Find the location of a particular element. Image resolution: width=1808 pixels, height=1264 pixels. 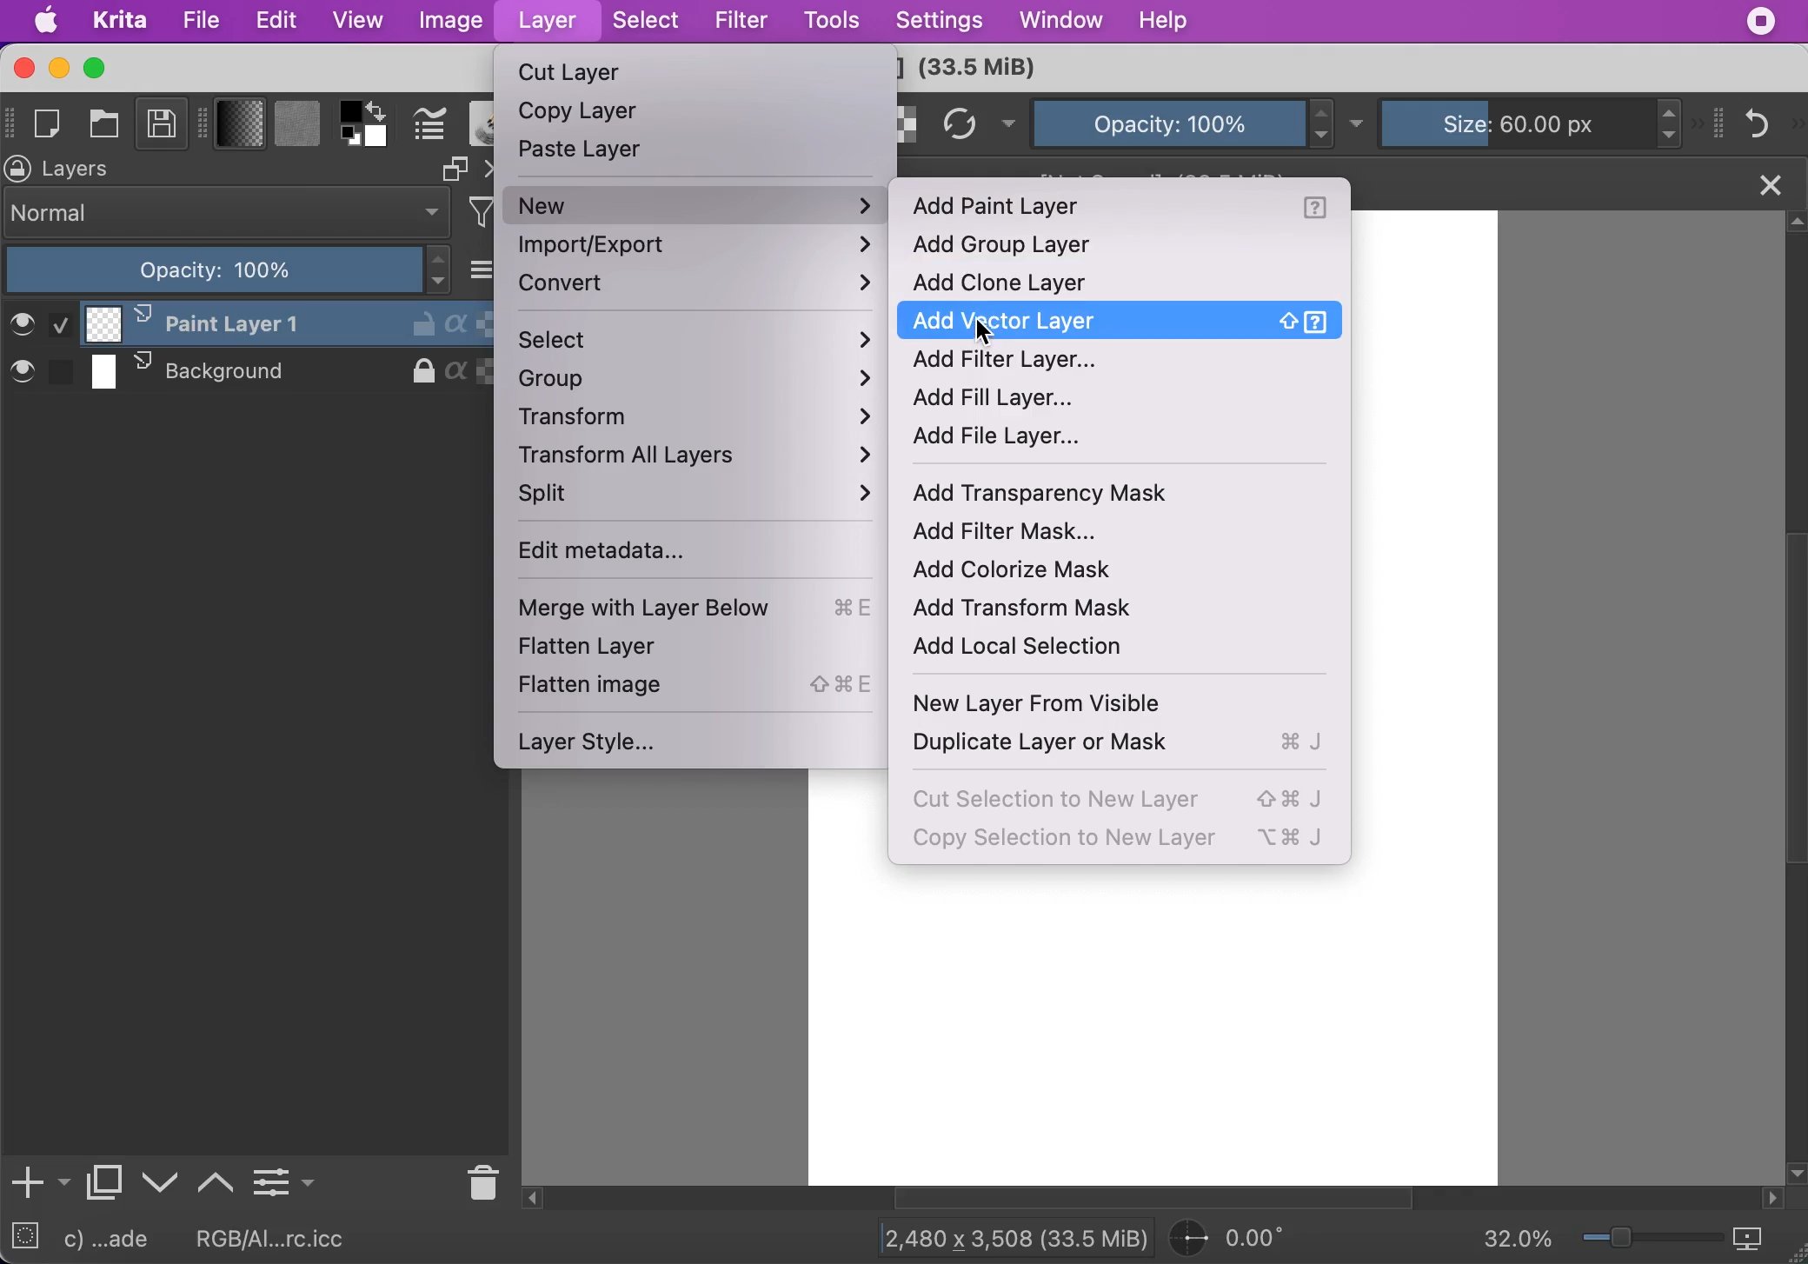

select is located at coordinates (648, 23).